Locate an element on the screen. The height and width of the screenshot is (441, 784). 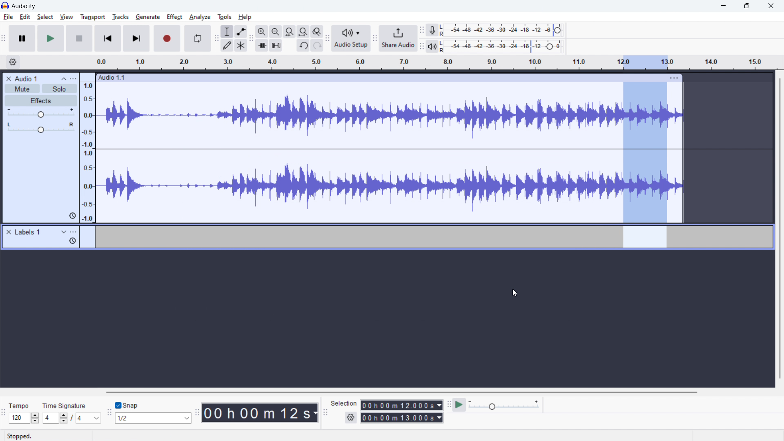
playback meter toolbar is located at coordinates (422, 47).